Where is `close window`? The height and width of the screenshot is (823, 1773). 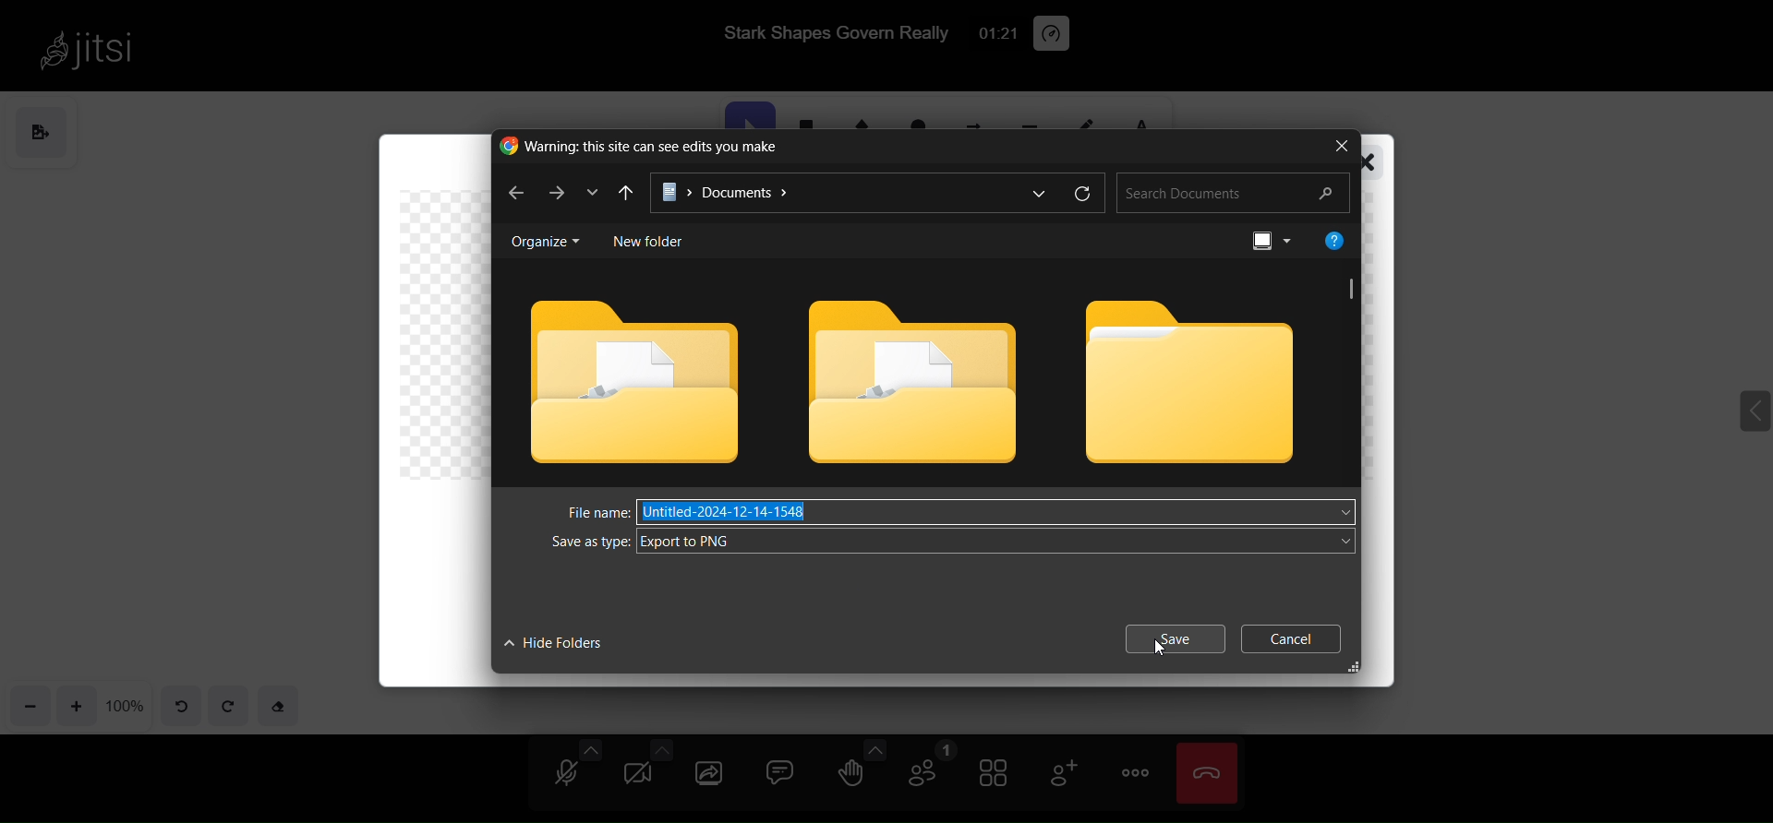 close window is located at coordinates (1341, 137).